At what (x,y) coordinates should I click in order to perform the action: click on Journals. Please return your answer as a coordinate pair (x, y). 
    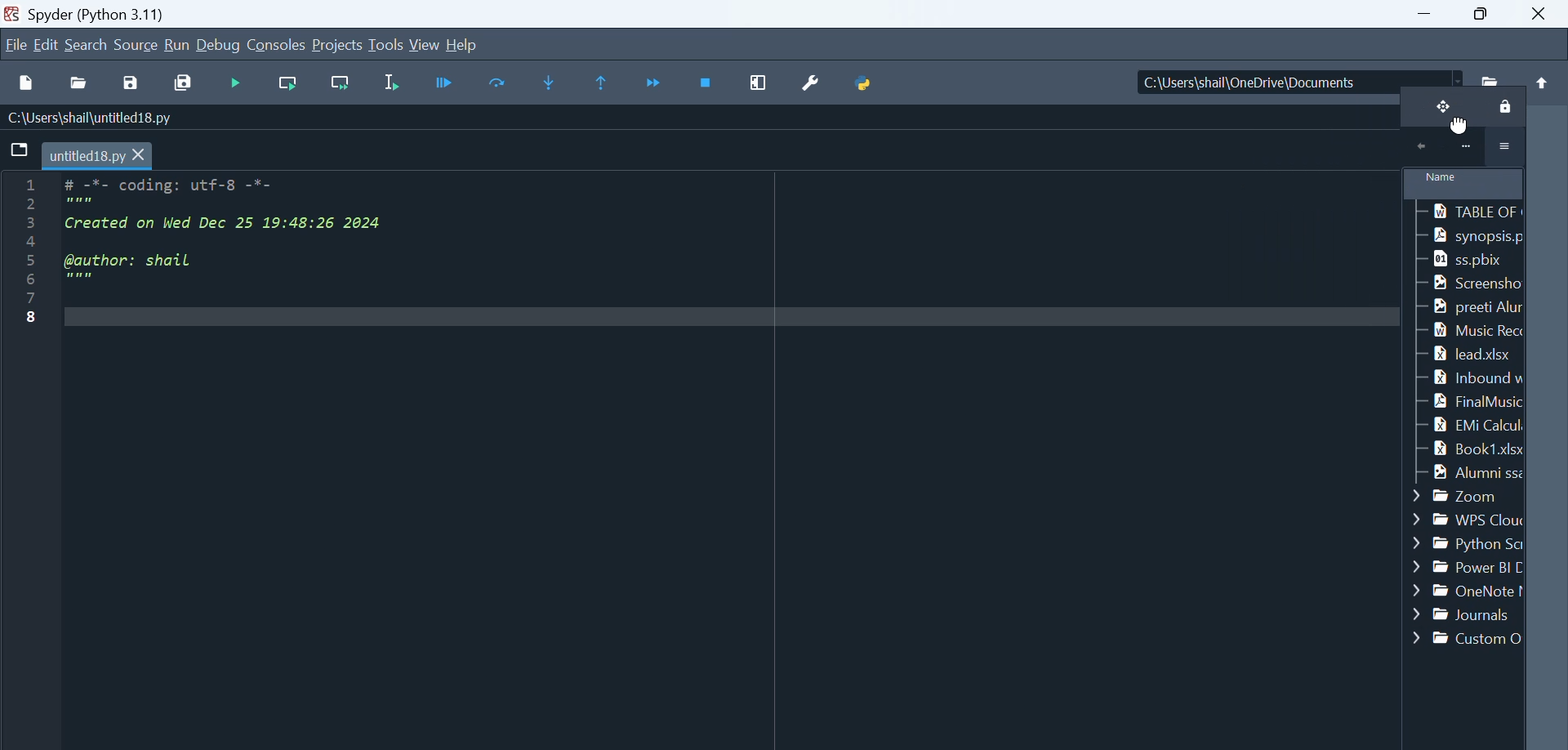
    Looking at the image, I should click on (1465, 617).